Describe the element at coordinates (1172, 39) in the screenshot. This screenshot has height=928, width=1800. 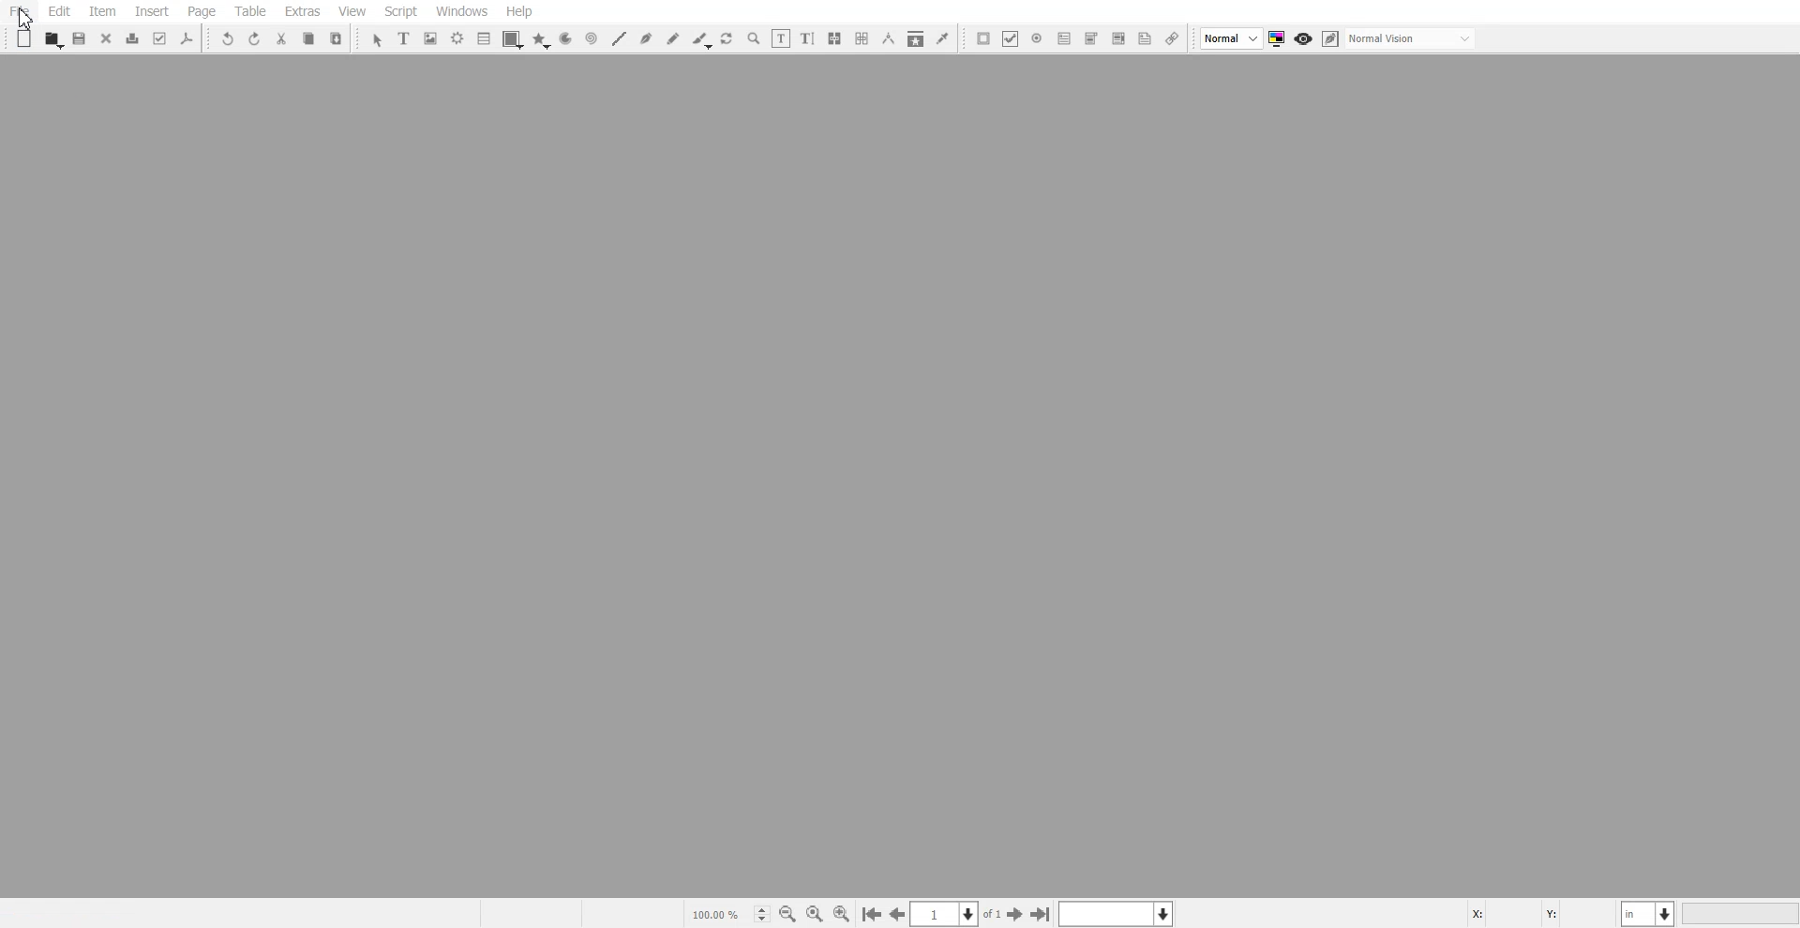
I see `Link Annotation` at that location.